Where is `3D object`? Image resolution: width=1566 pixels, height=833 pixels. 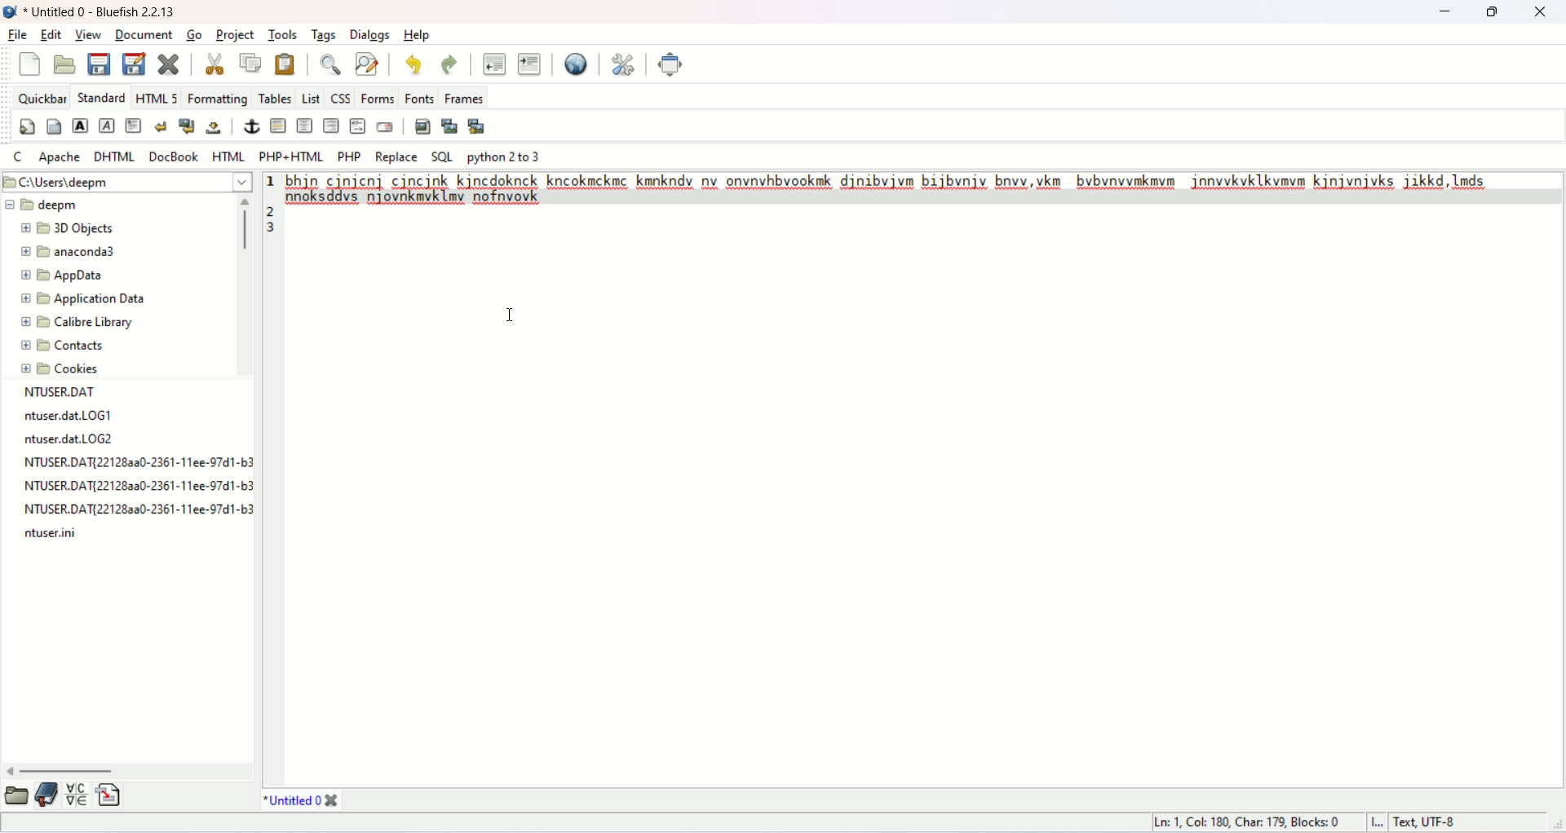 3D object is located at coordinates (71, 227).